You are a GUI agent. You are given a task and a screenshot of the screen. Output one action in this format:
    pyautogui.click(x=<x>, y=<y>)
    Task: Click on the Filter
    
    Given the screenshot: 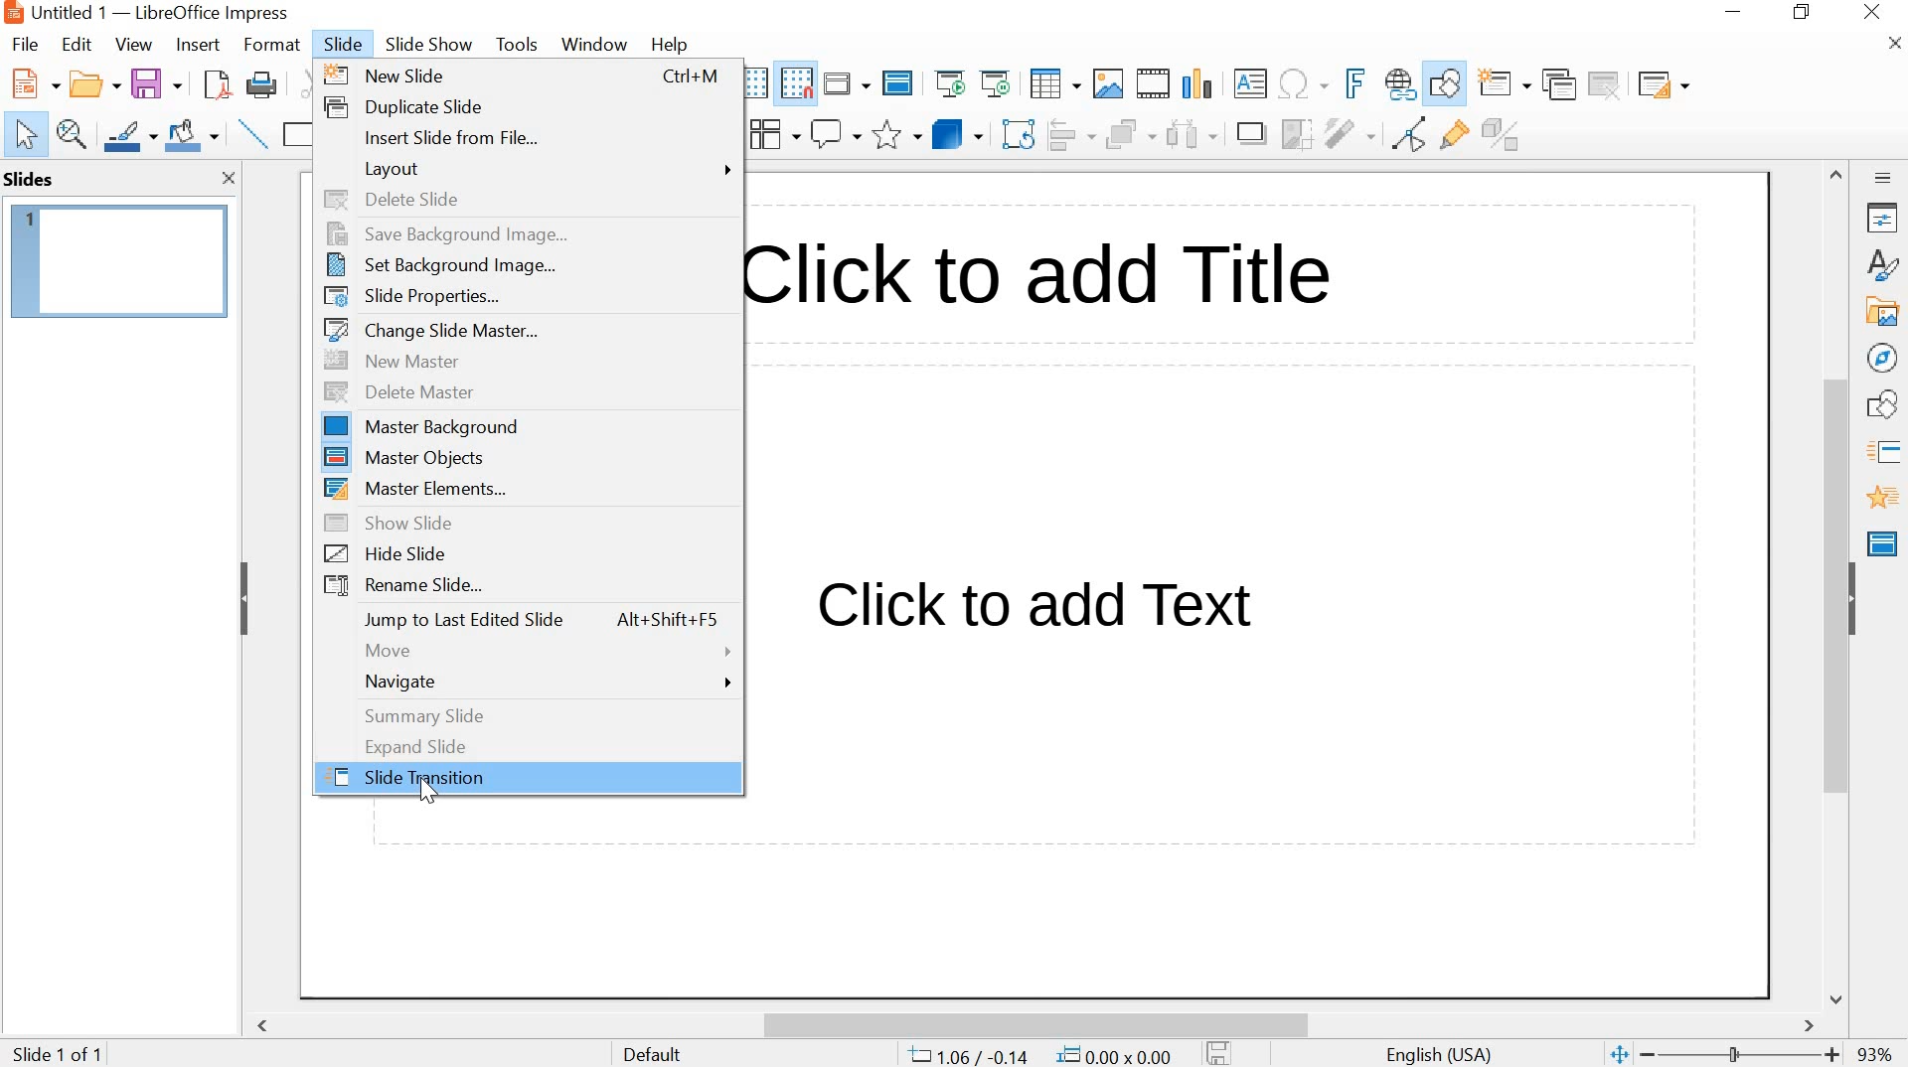 What is the action you would take?
    pyautogui.click(x=1349, y=134)
    